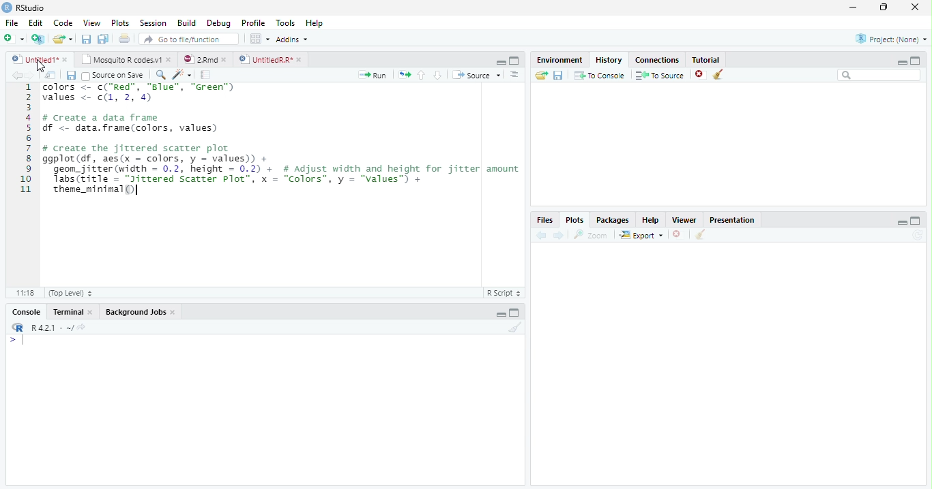  I want to click on Save current document, so click(87, 39).